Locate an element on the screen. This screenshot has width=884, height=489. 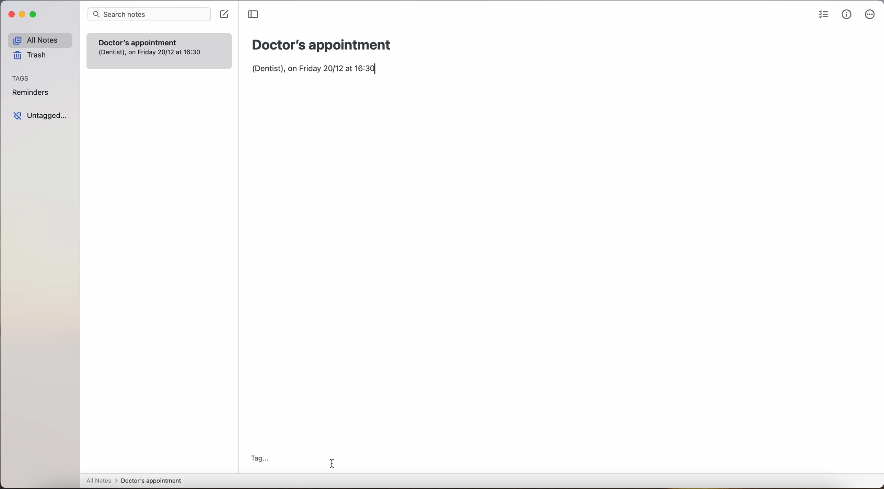
tags is located at coordinates (21, 78).